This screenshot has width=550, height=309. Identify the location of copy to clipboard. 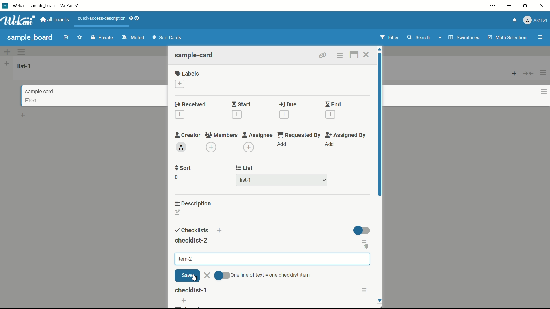
(366, 248).